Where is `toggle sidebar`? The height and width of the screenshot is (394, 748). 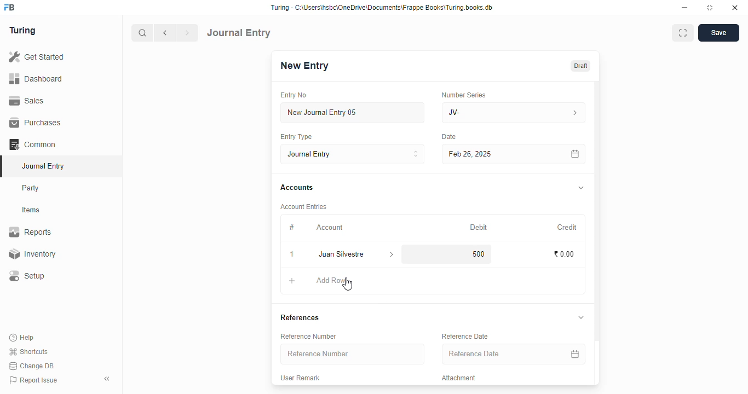 toggle sidebar is located at coordinates (108, 379).